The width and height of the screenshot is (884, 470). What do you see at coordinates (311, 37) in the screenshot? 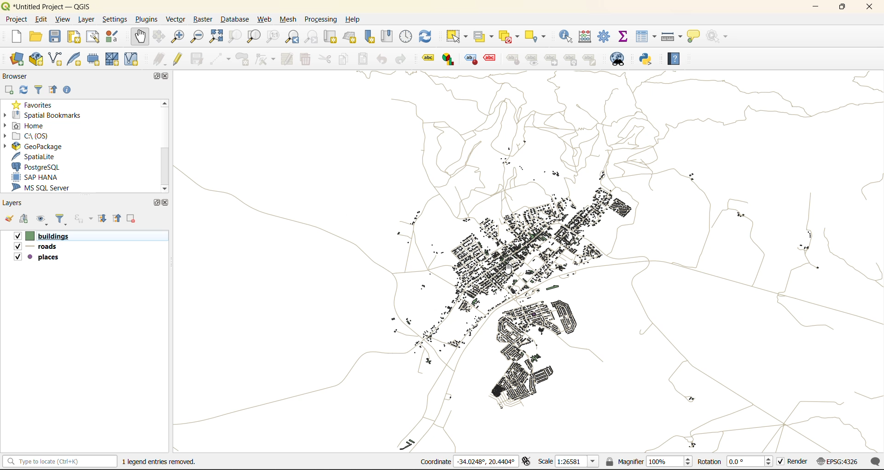
I see `zoom next` at bounding box center [311, 37].